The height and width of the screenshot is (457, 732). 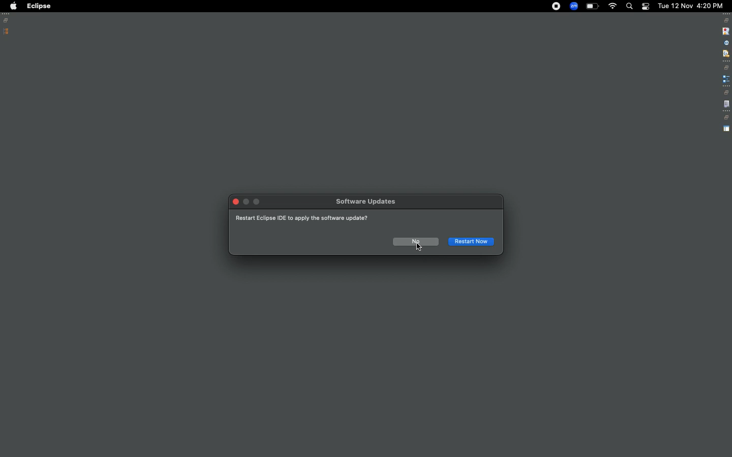 What do you see at coordinates (691, 5) in the screenshot?
I see `Date/time` at bounding box center [691, 5].